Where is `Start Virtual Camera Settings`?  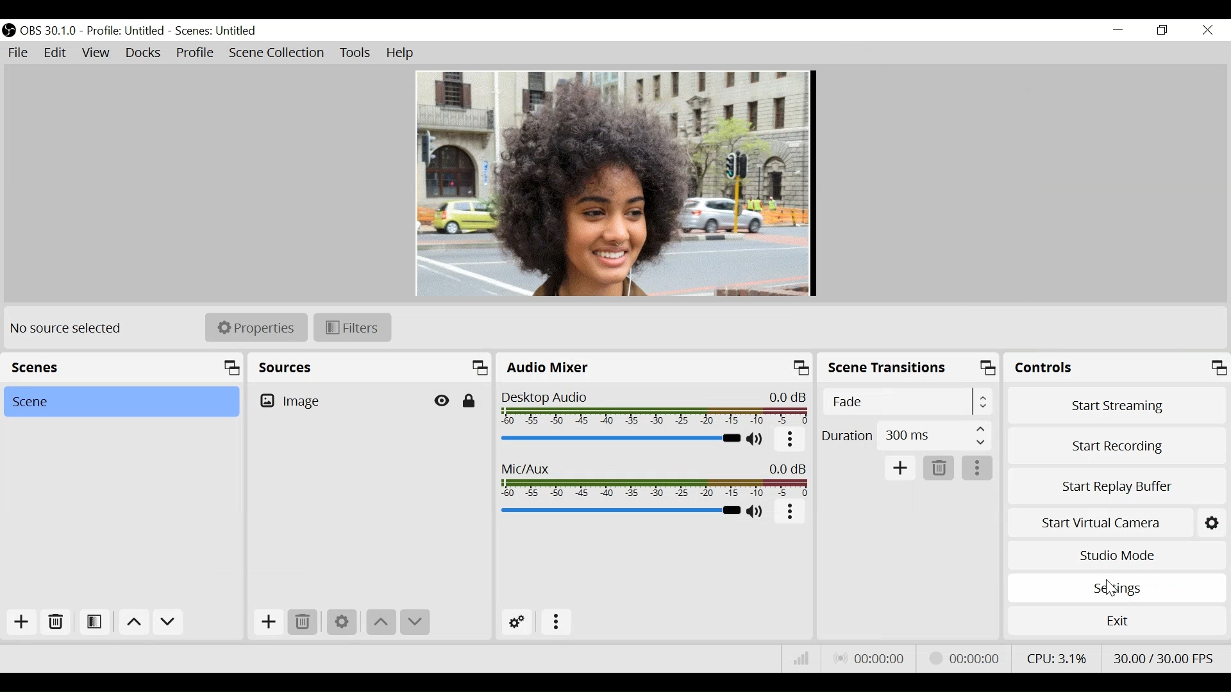 Start Virtual Camera Settings is located at coordinates (1214, 523).